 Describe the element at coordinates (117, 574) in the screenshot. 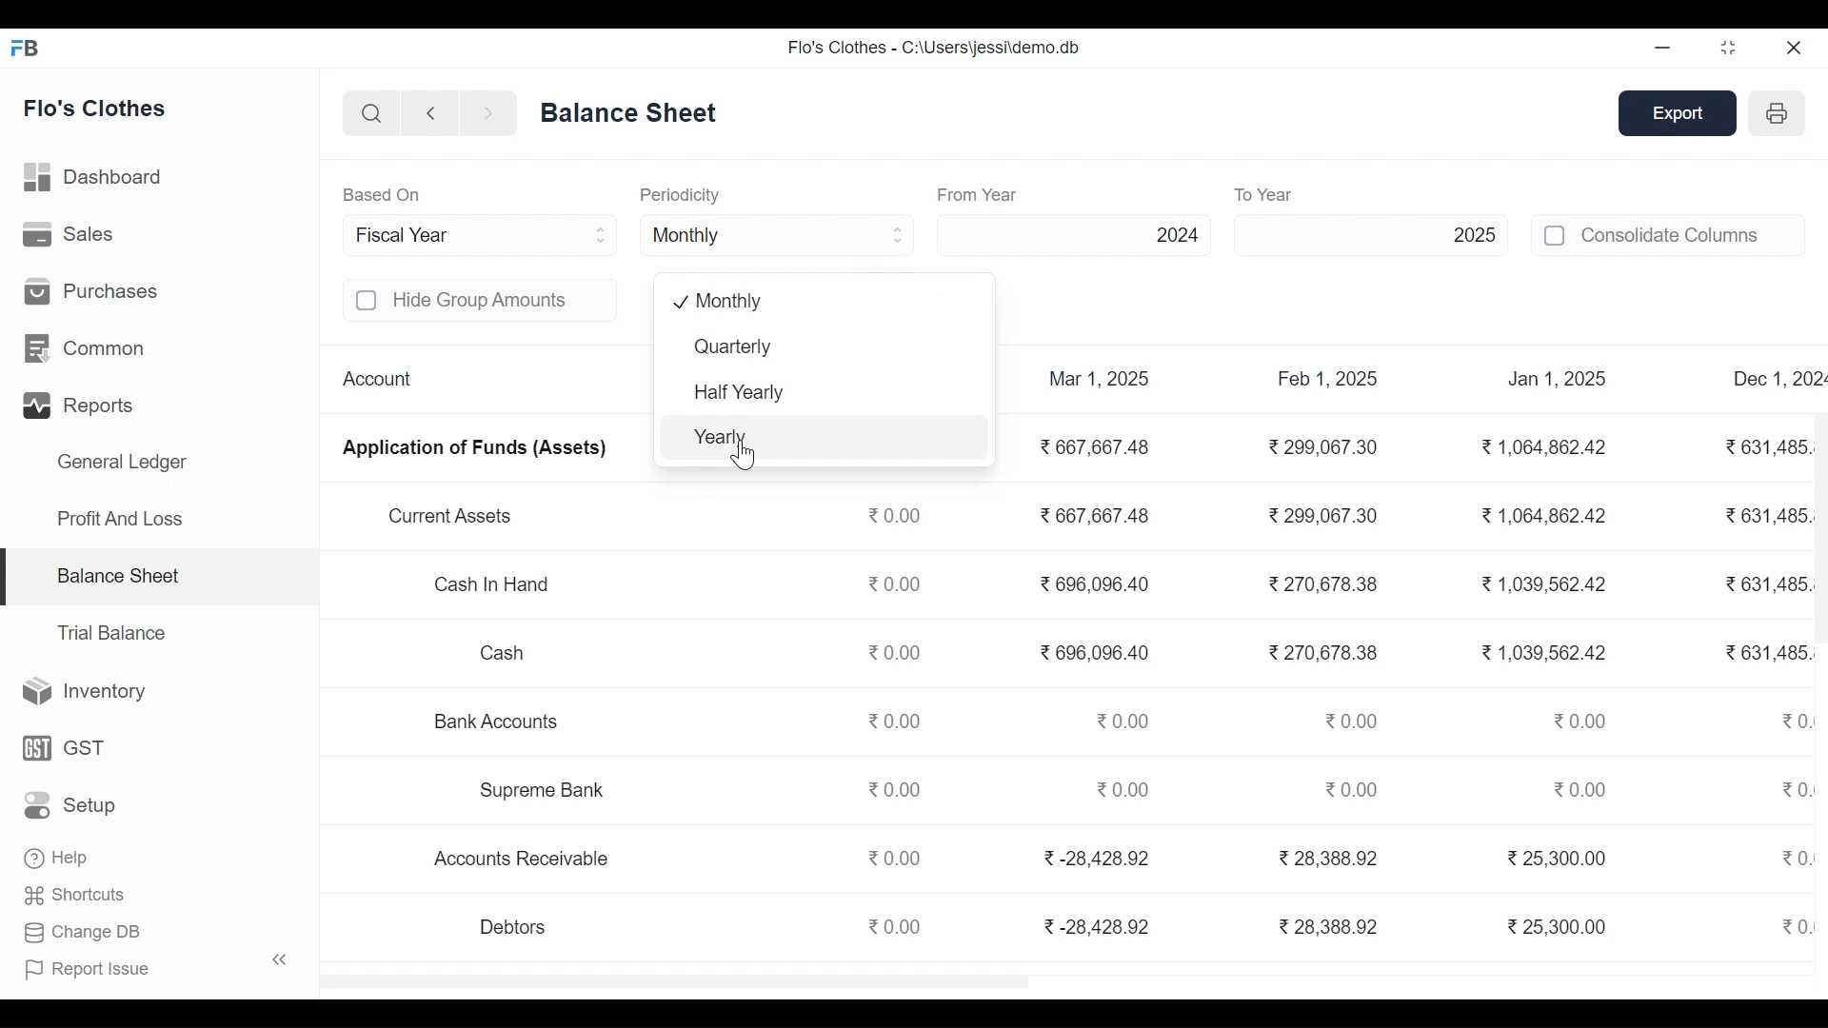

I see `Balance Sheet` at that location.